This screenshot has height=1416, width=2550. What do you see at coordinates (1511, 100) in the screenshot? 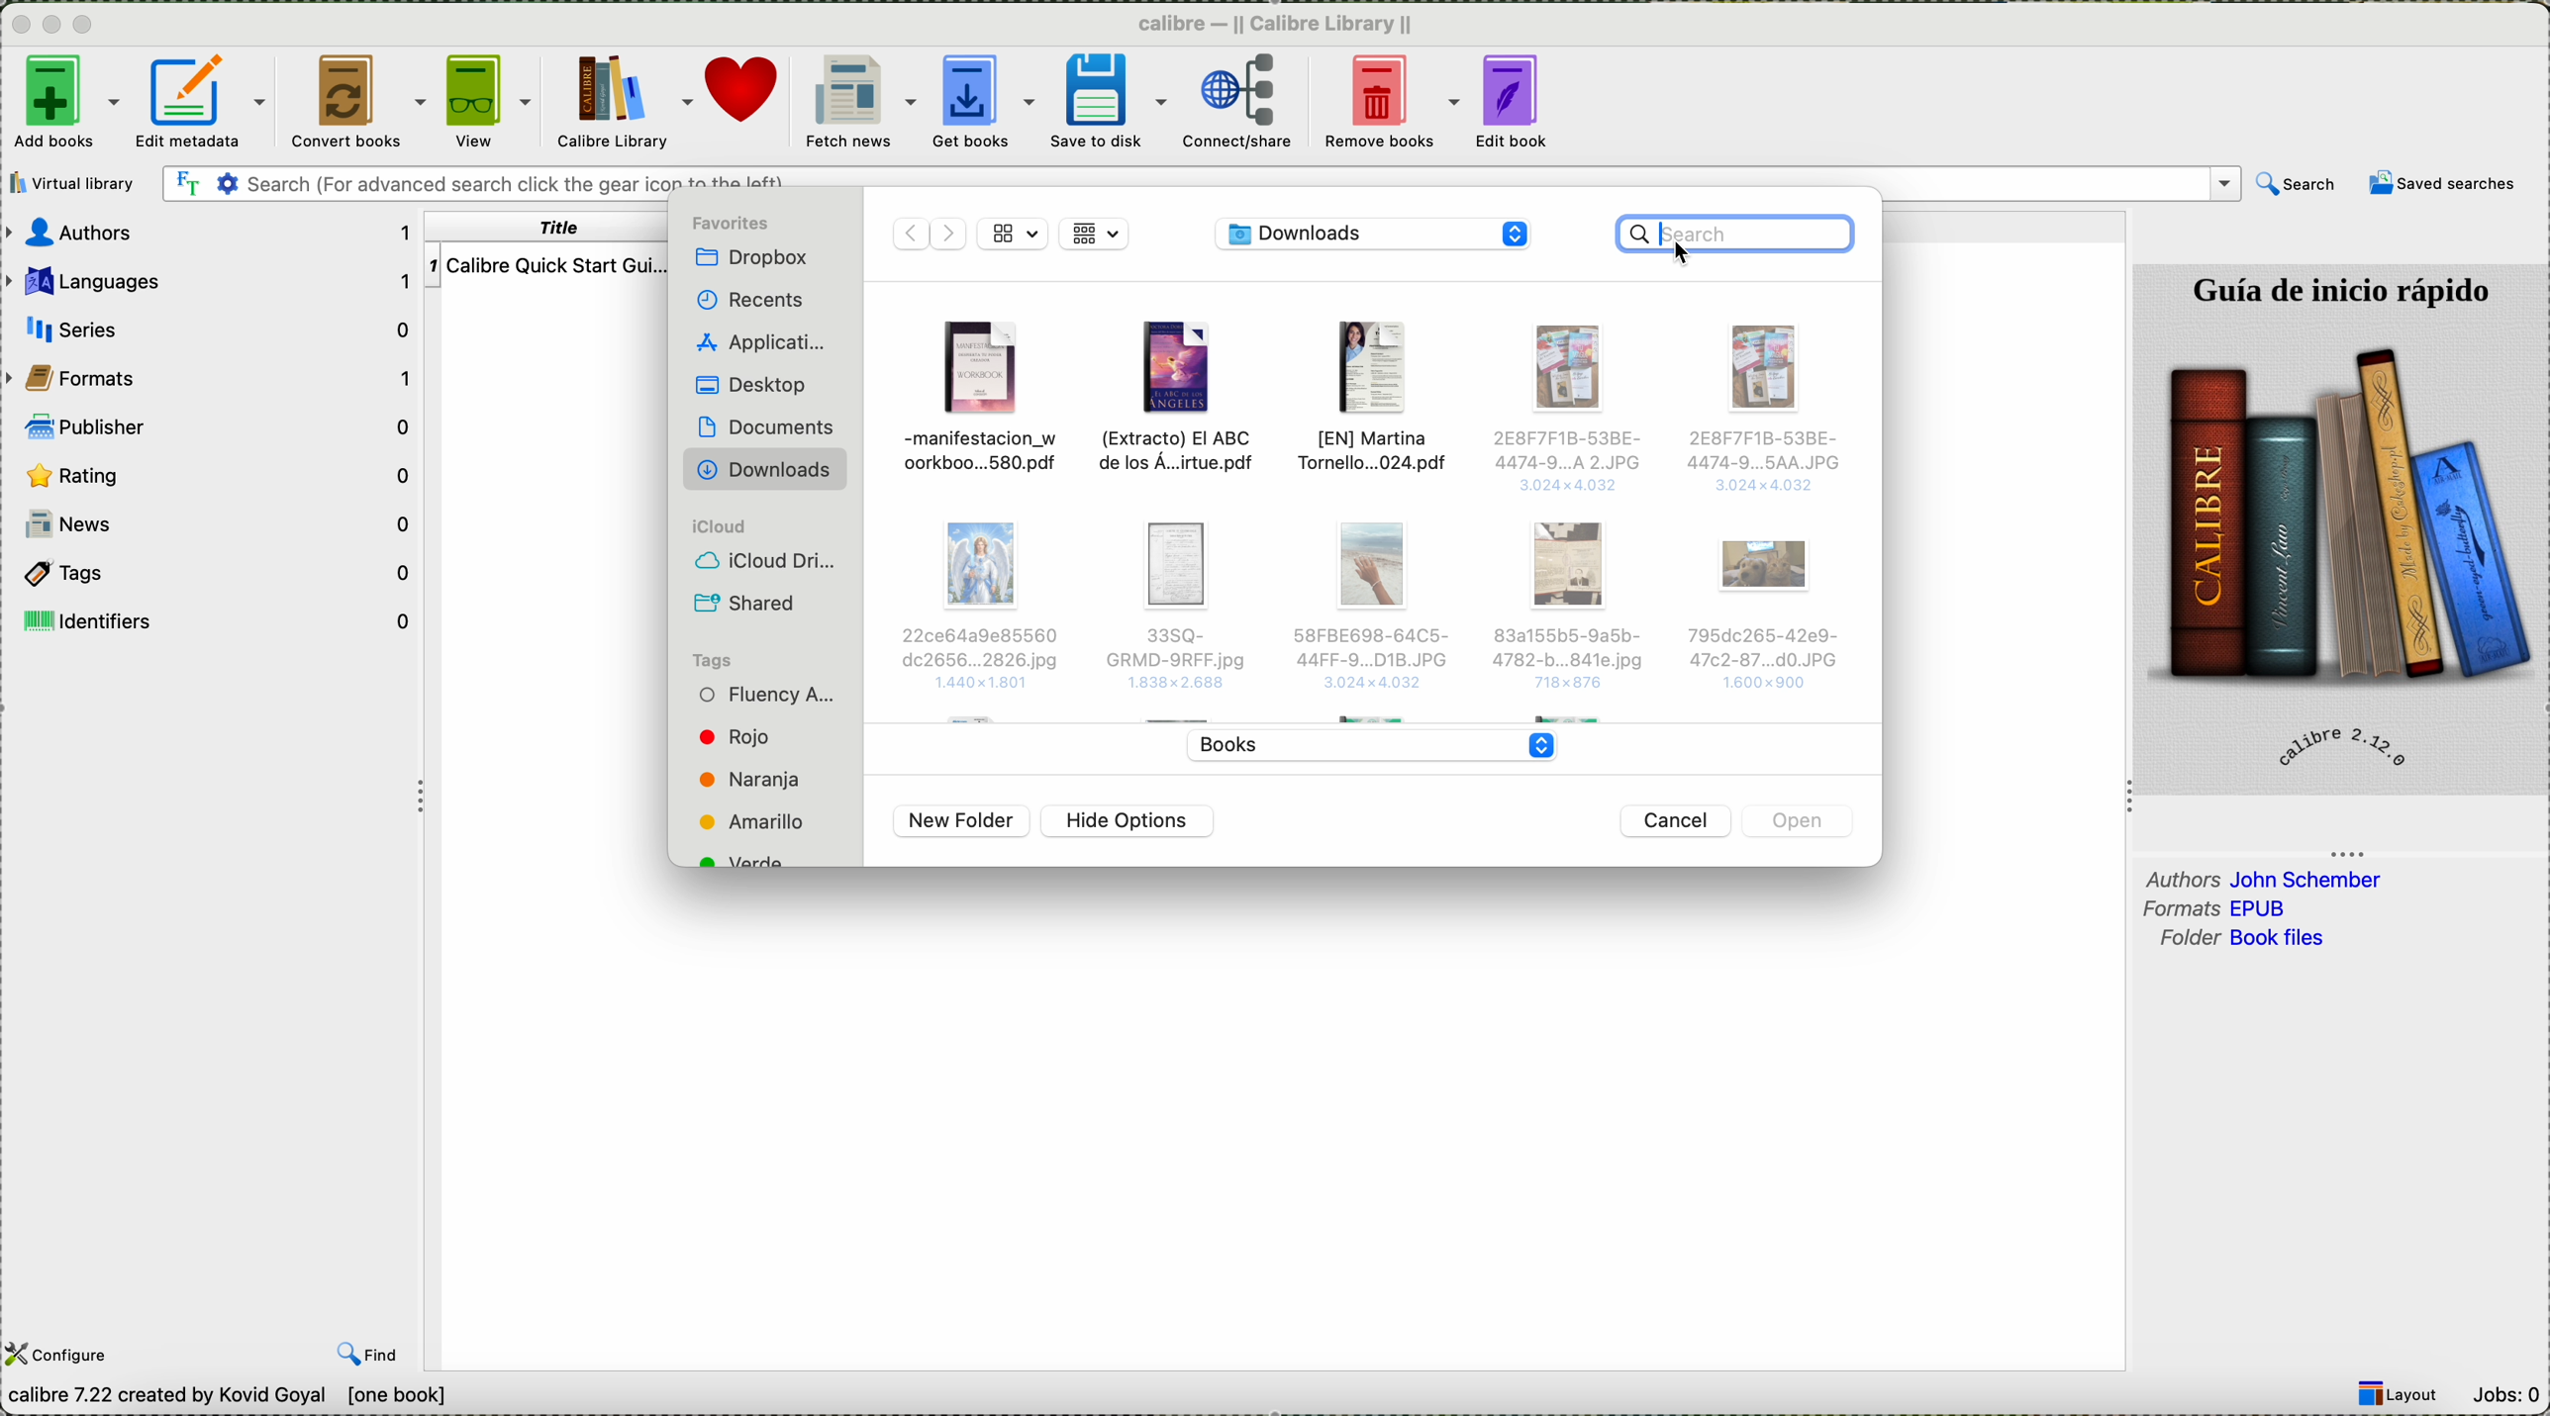
I see `edit book` at bounding box center [1511, 100].